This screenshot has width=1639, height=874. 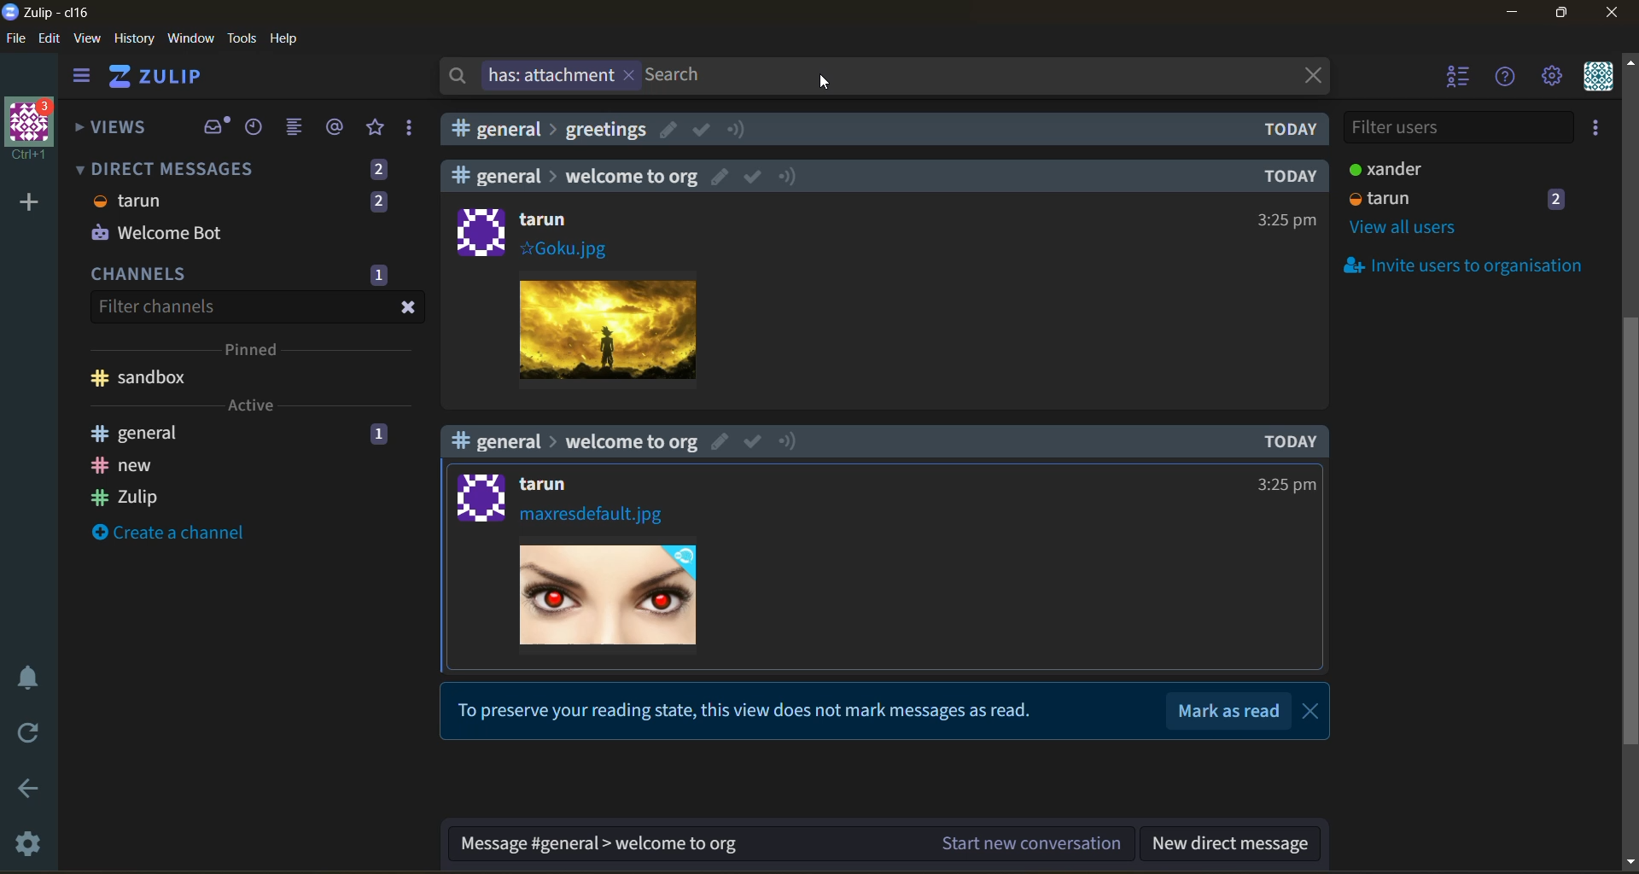 I want to click on create a channel, so click(x=169, y=531).